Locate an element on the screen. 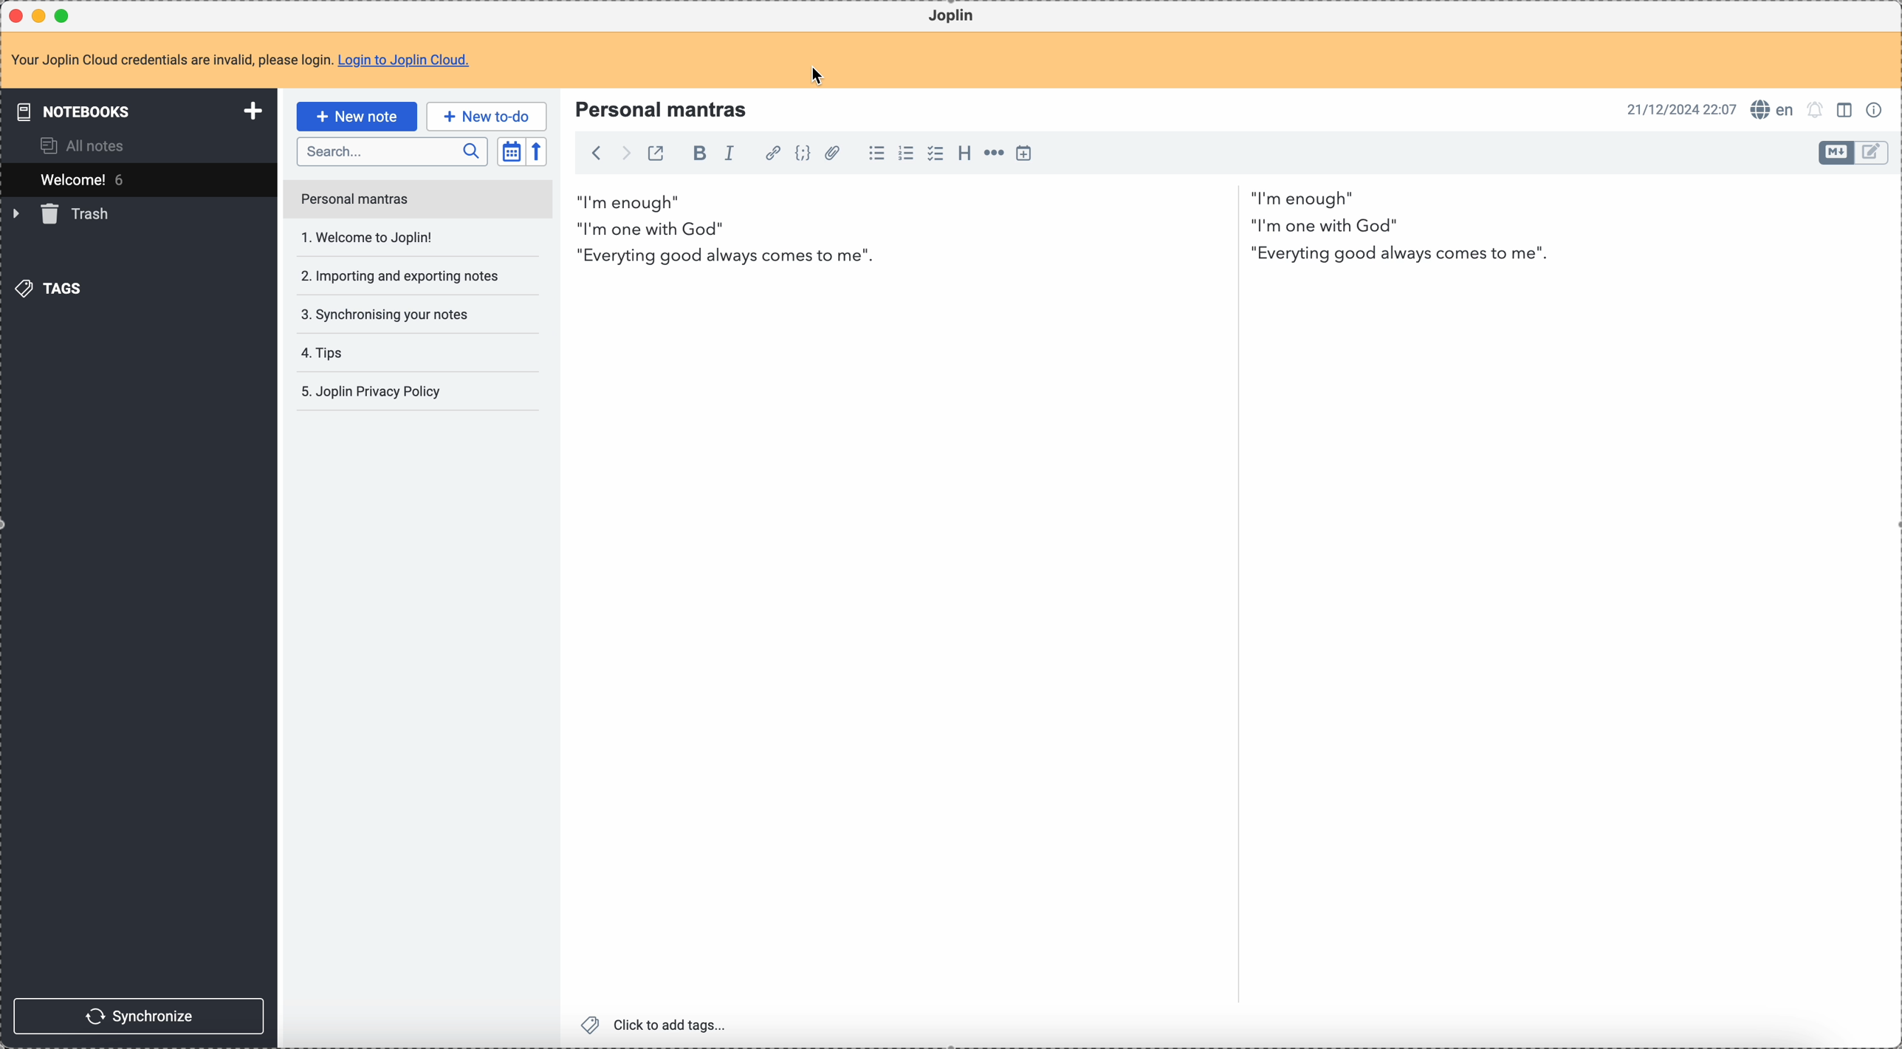  maximize program is located at coordinates (63, 15).